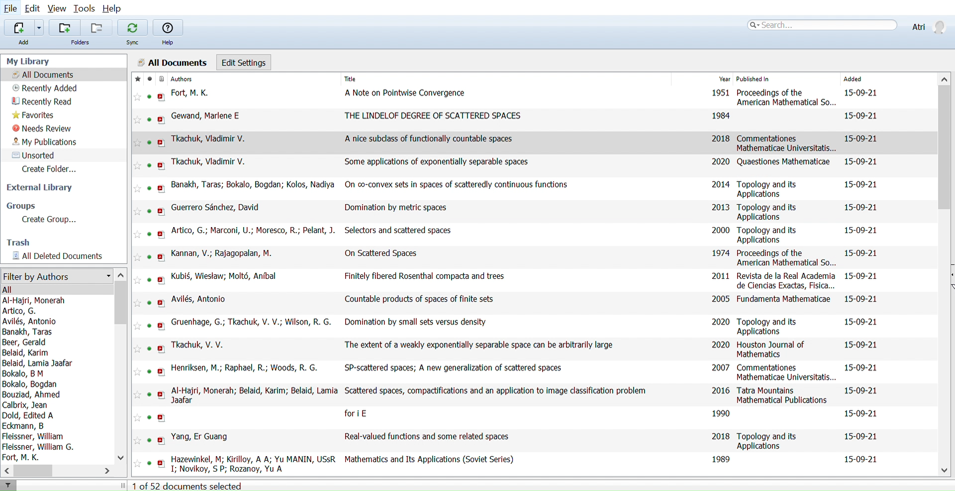 This screenshot has height=491, width=955. Describe the element at coordinates (950, 275) in the screenshot. I see `Open sidebar` at that location.